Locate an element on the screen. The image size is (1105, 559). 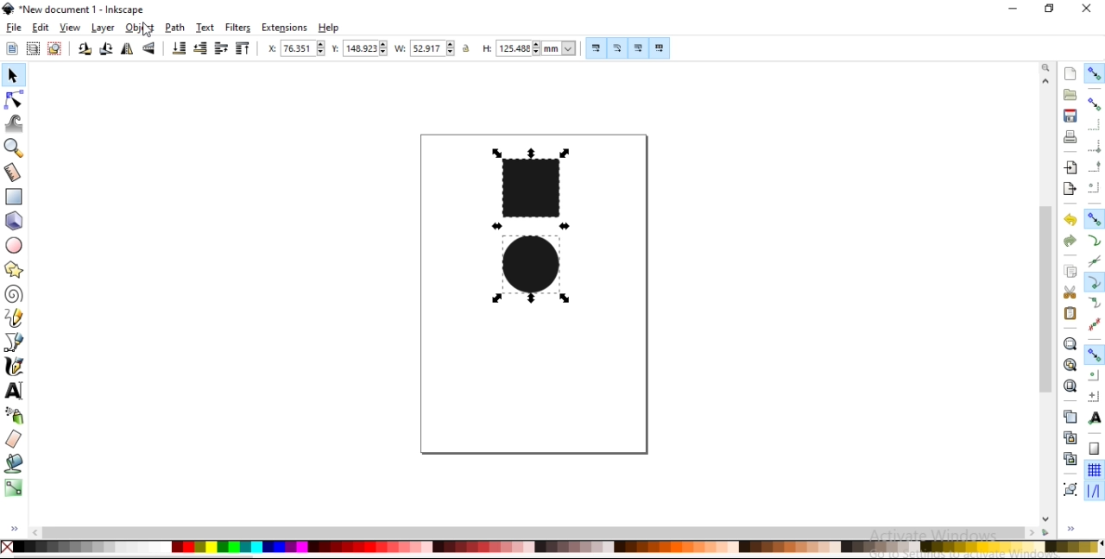
restore down is located at coordinates (1050, 9).